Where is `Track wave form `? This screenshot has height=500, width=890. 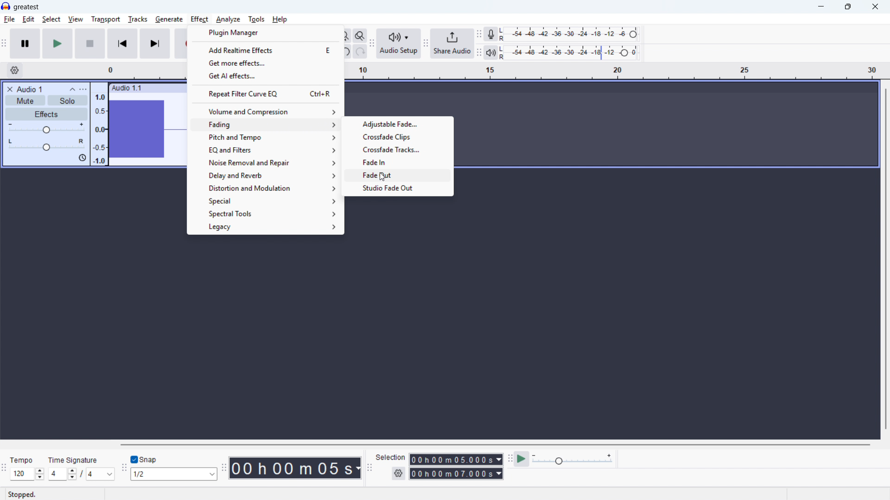 Track wave form  is located at coordinates (147, 130).